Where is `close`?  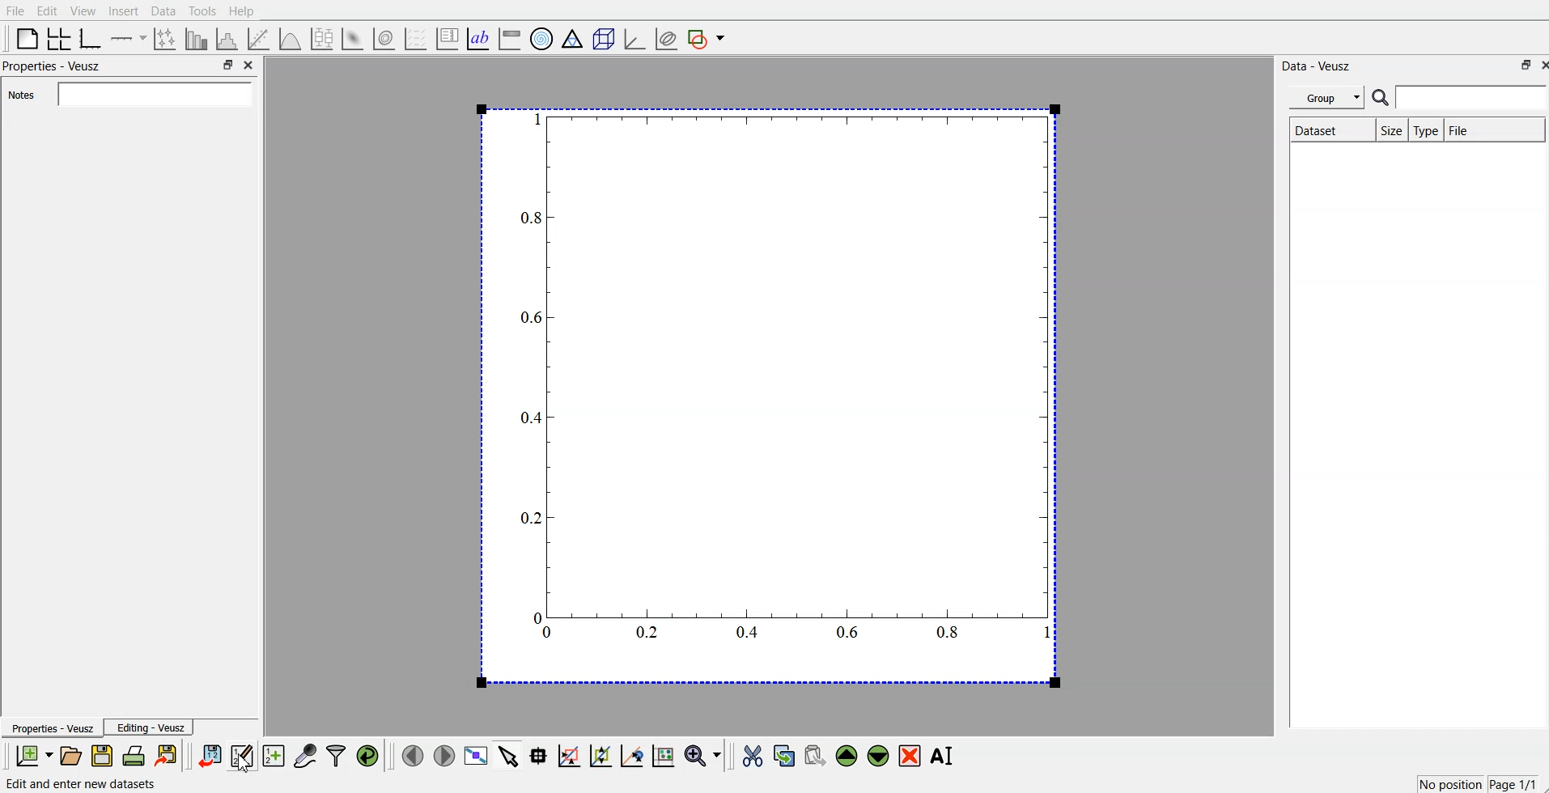 close is located at coordinates (1539, 65).